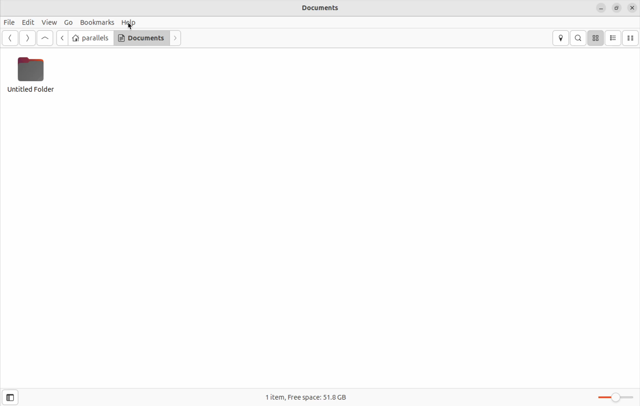  What do you see at coordinates (632, 38) in the screenshot?
I see `compact view` at bounding box center [632, 38].